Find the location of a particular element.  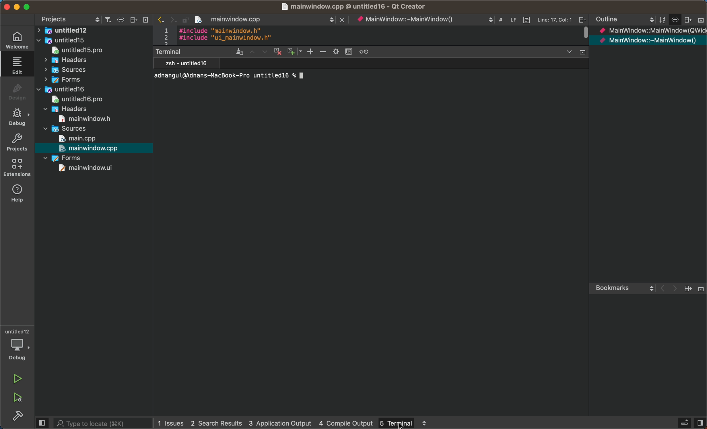

file is located at coordinates (93, 51).